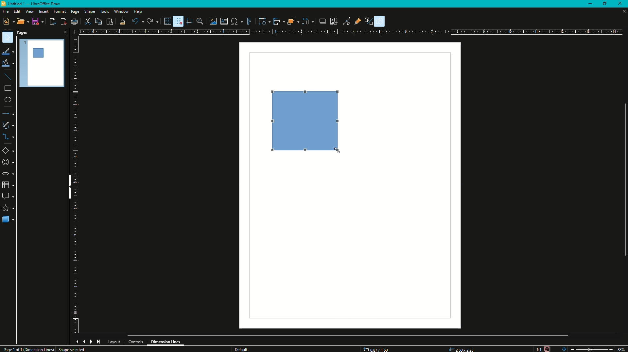 Image resolution: width=628 pixels, height=352 pixels. I want to click on Sketch, so click(9, 125).